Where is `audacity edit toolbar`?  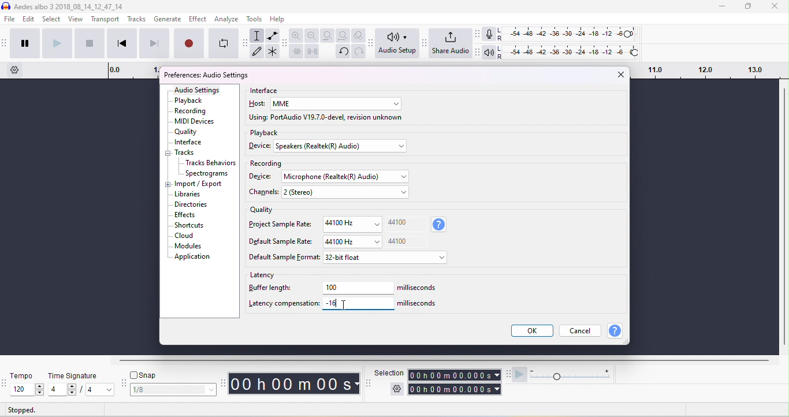 audacity edit toolbar is located at coordinates (284, 43).